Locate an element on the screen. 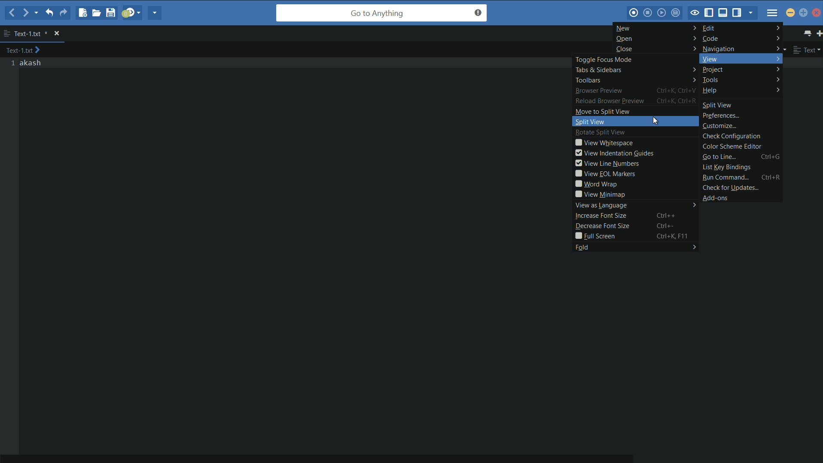 The width and height of the screenshot is (823, 463). add ons is located at coordinates (743, 197).